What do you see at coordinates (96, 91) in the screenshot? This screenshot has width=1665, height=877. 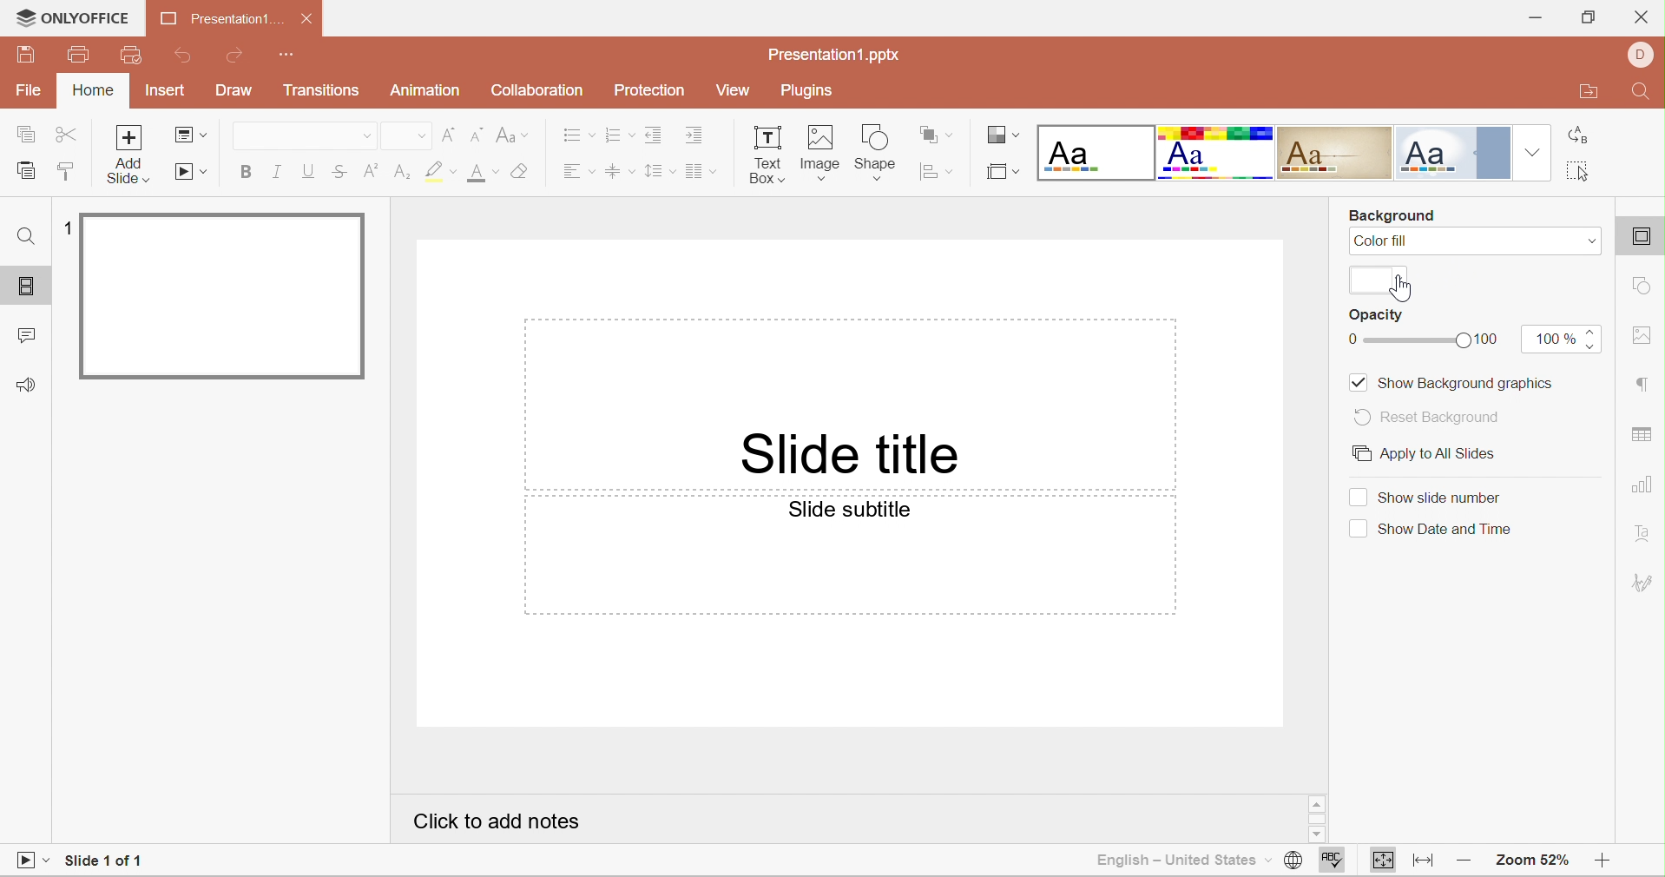 I see `Home` at bounding box center [96, 91].